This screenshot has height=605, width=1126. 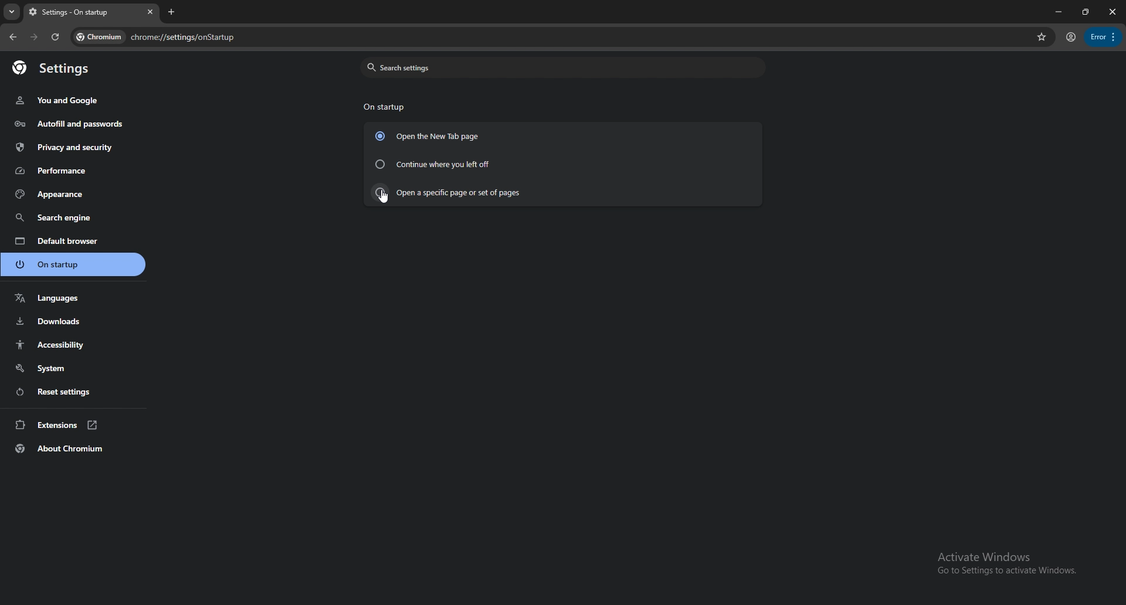 I want to click on performance, so click(x=69, y=170).